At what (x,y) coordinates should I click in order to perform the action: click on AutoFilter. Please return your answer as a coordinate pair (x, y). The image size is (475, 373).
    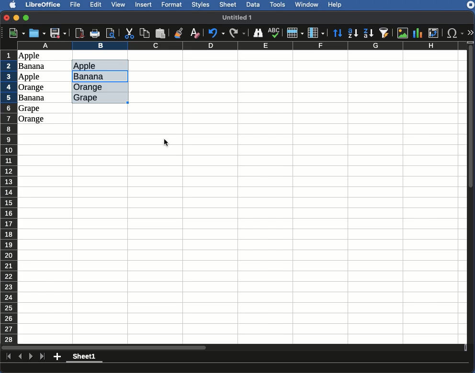
    Looking at the image, I should click on (384, 33).